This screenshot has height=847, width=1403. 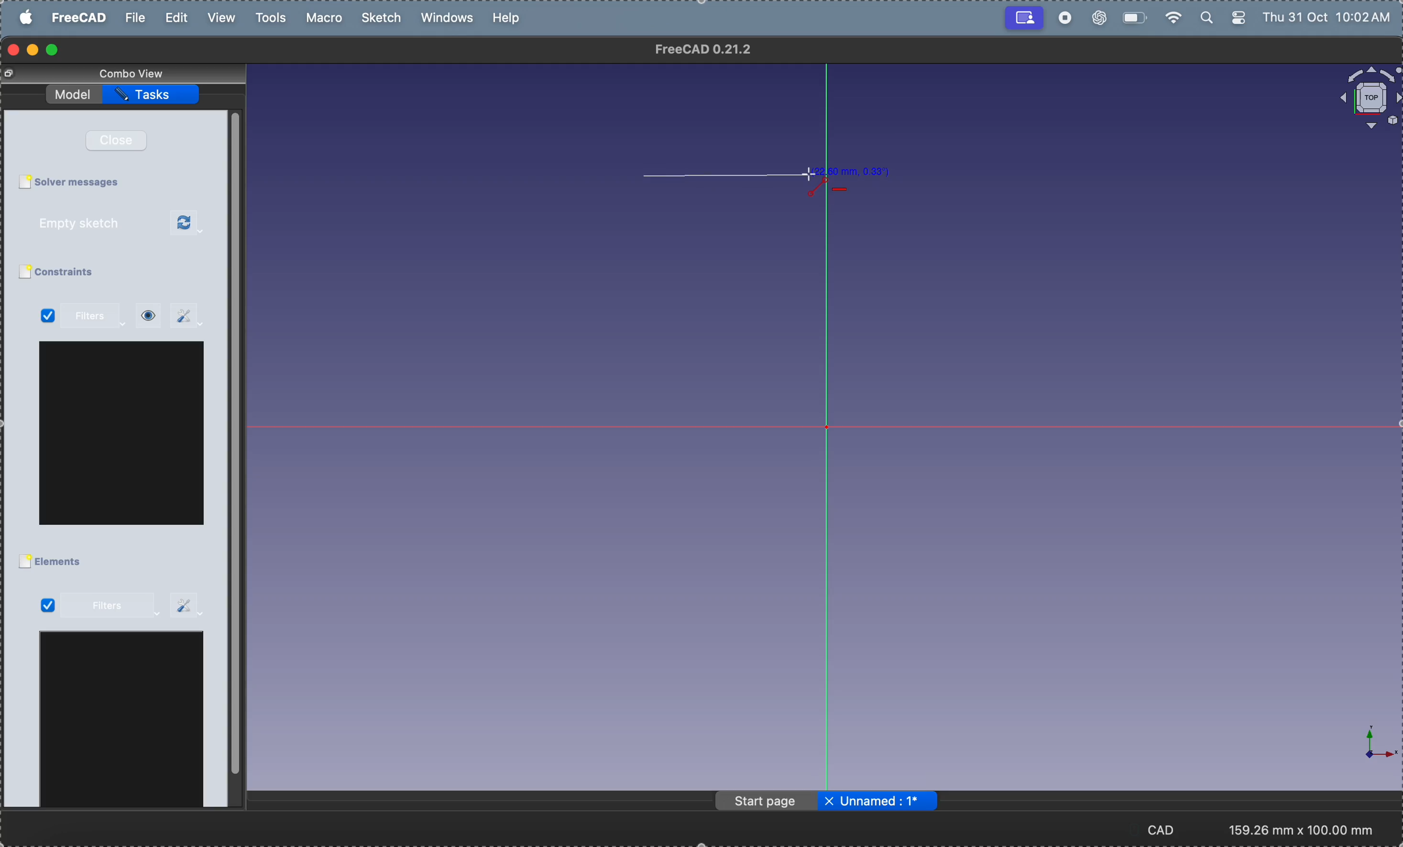 I want to click on free cad, so click(x=81, y=17).